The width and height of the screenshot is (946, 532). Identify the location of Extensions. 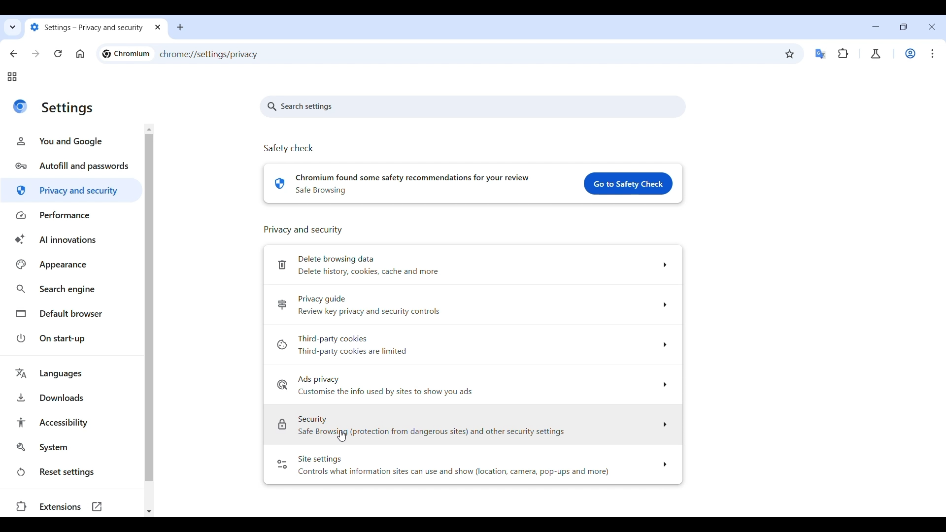
(72, 507).